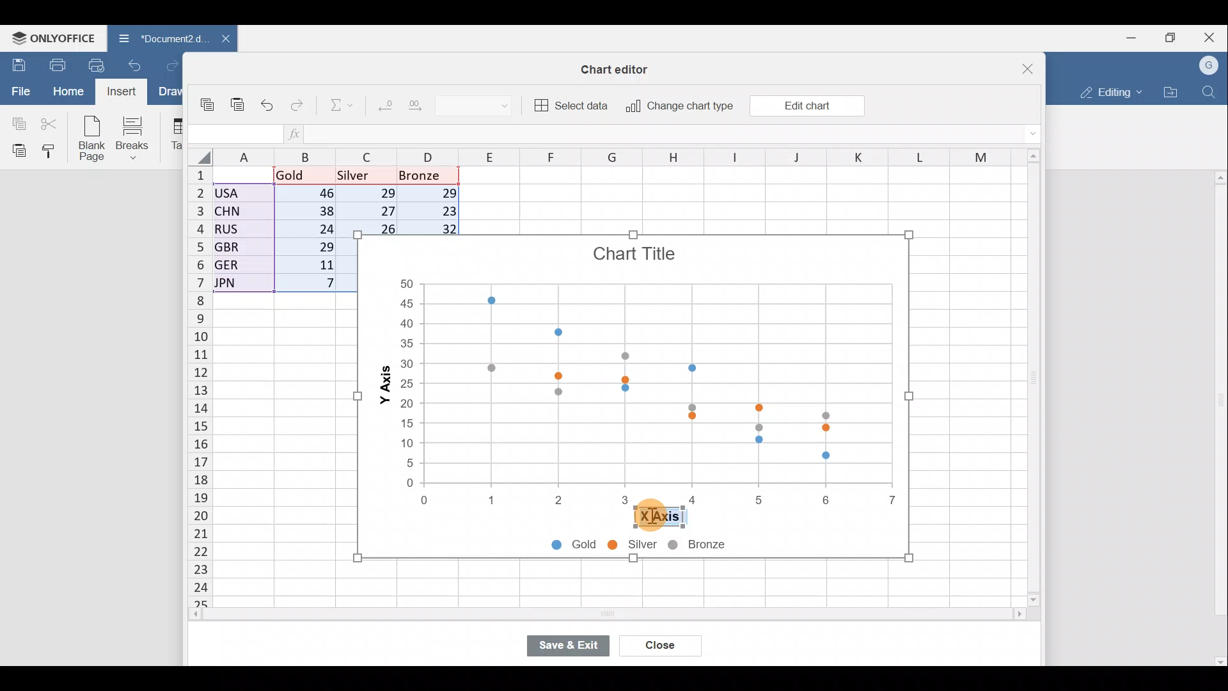  Describe the element at coordinates (16, 63) in the screenshot. I see `Save` at that location.